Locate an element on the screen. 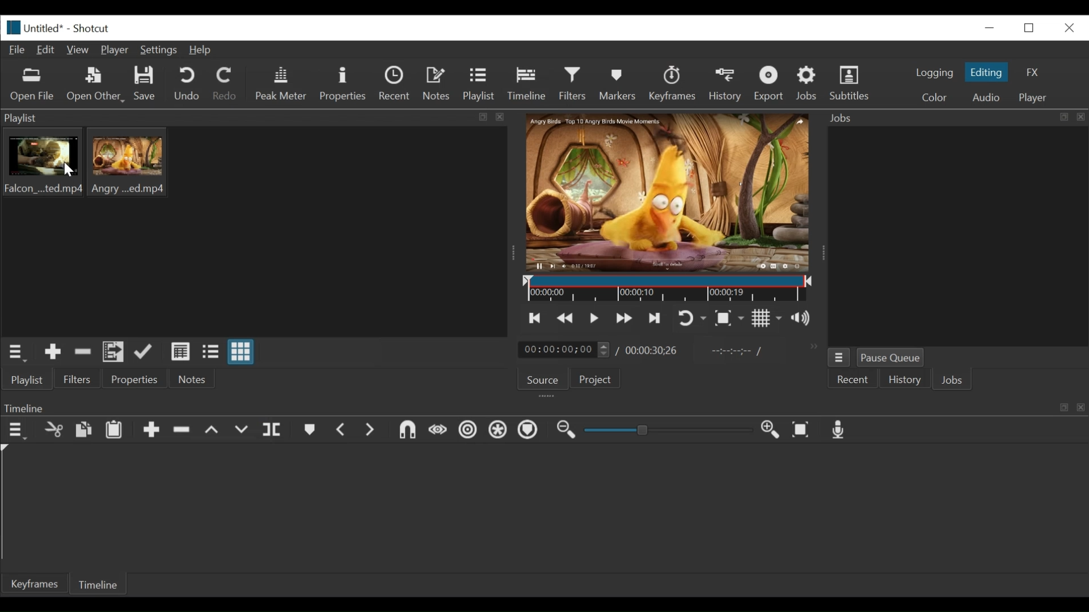  Filters is located at coordinates (576, 84).